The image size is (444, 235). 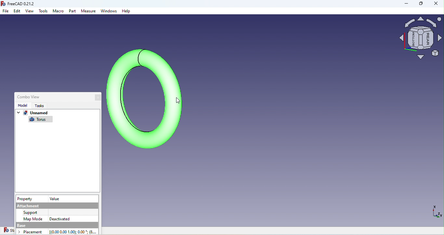 What do you see at coordinates (39, 120) in the screenshot?
I see `Torus` at bounding box center [39, 120].